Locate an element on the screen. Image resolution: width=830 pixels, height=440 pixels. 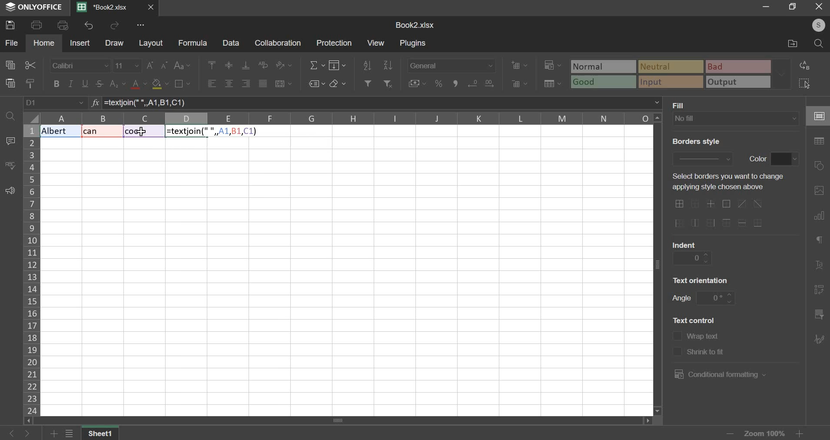
delete cells is located at coordinates (520, 83).